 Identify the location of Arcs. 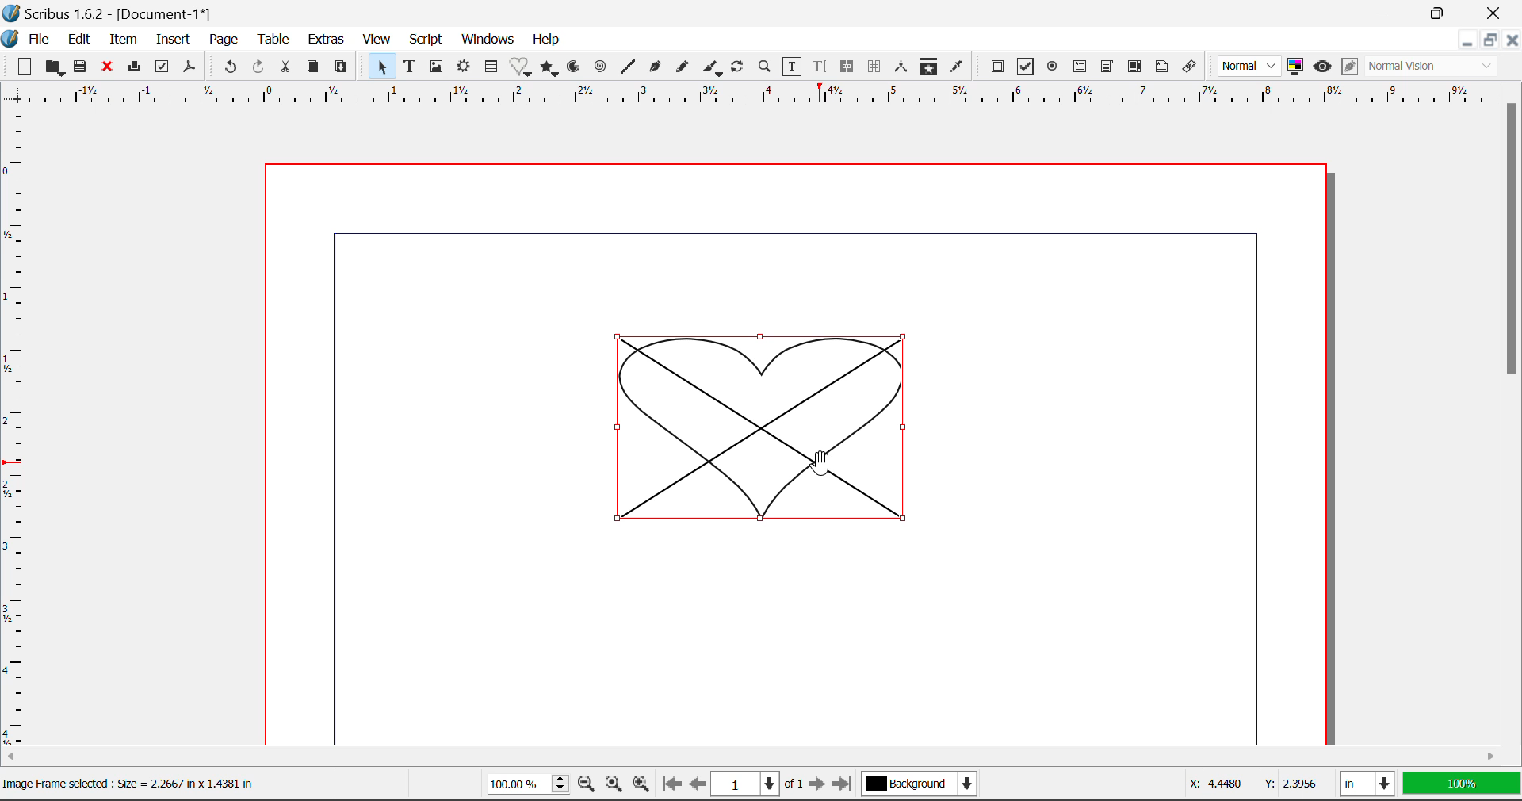
(572, 67).